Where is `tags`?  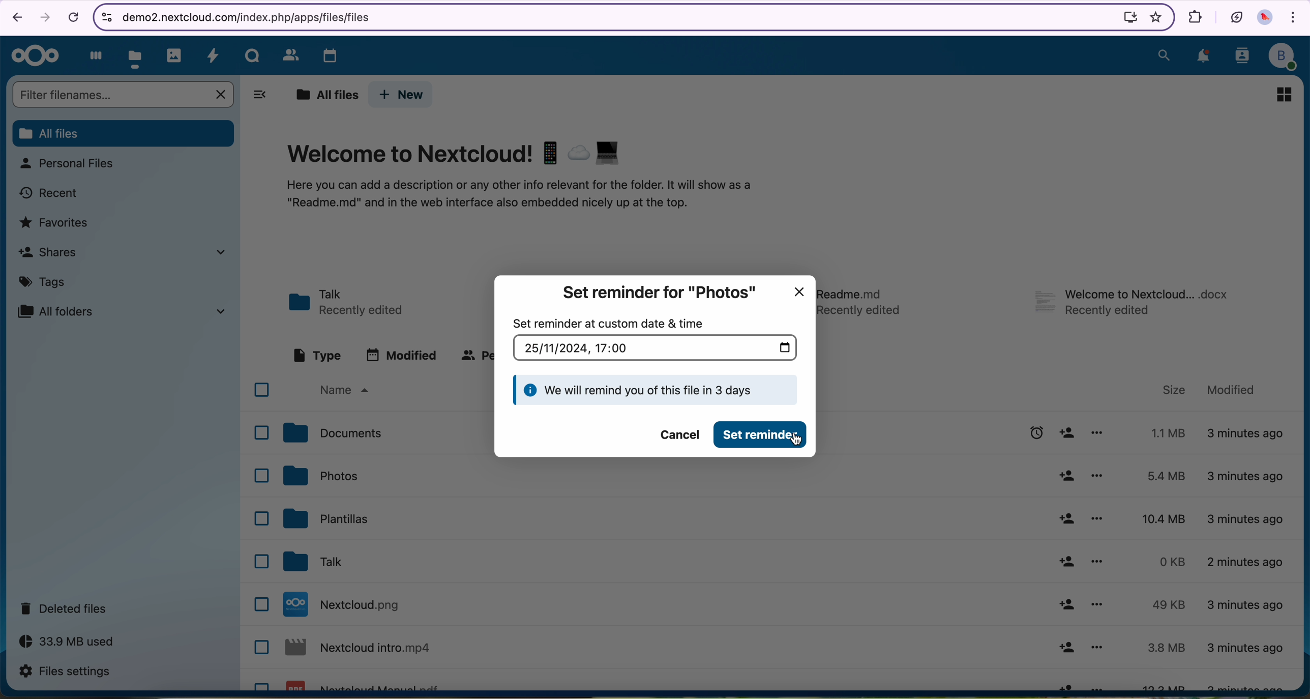 tags is located at coordinates (43, 283).